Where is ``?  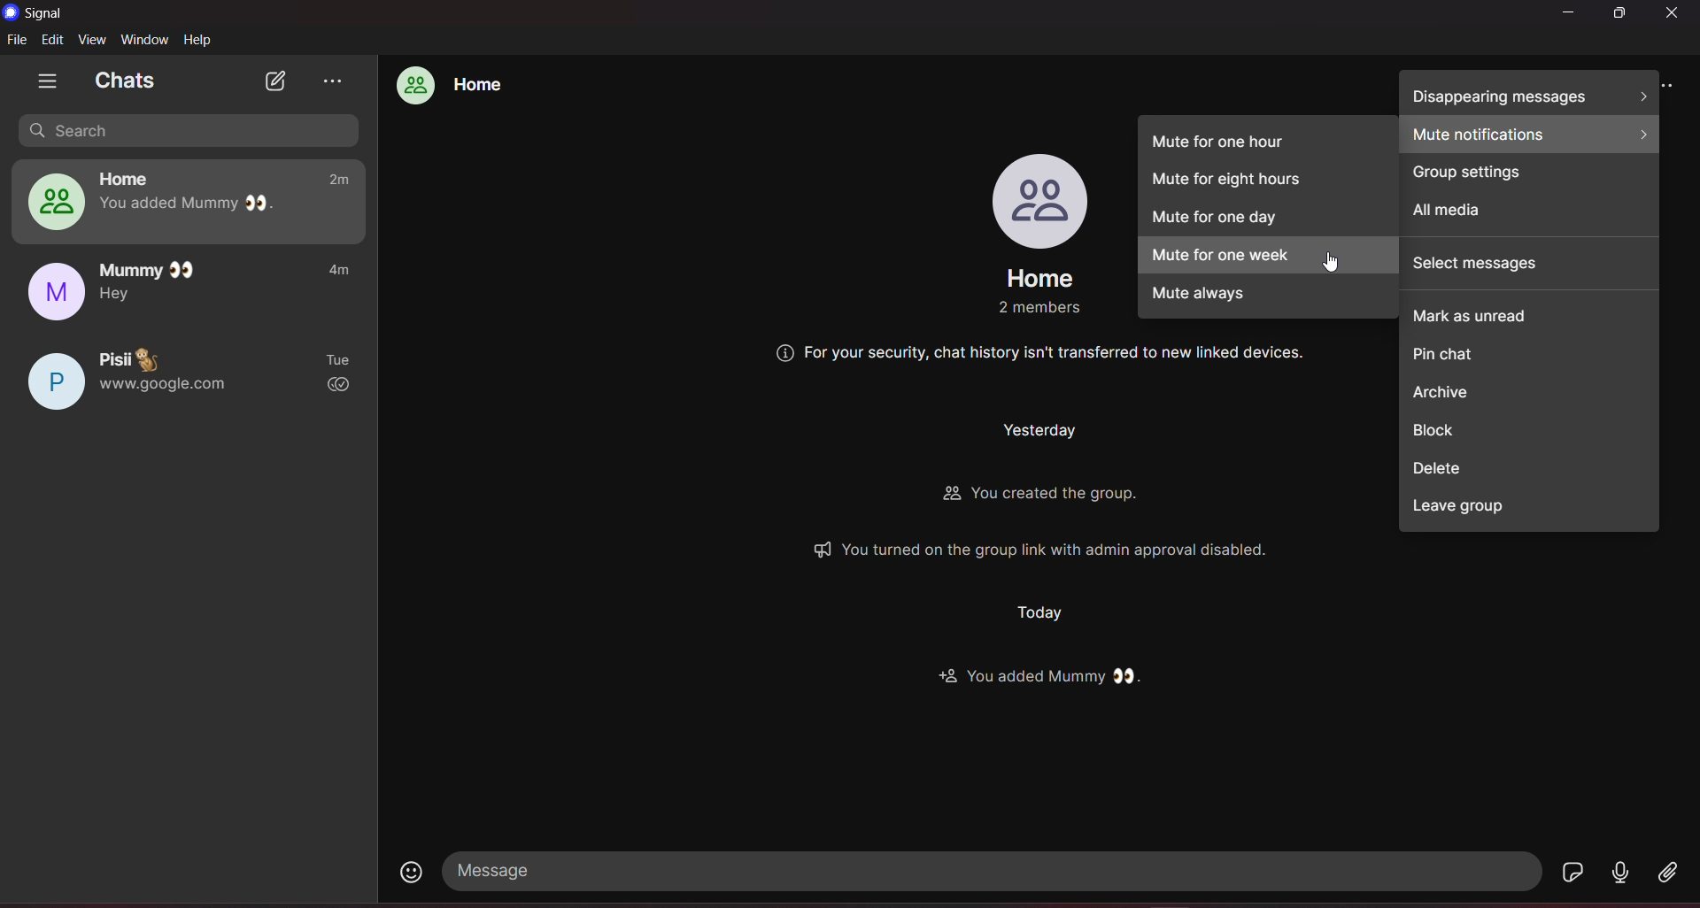  is located at coordinates (1046, 499).